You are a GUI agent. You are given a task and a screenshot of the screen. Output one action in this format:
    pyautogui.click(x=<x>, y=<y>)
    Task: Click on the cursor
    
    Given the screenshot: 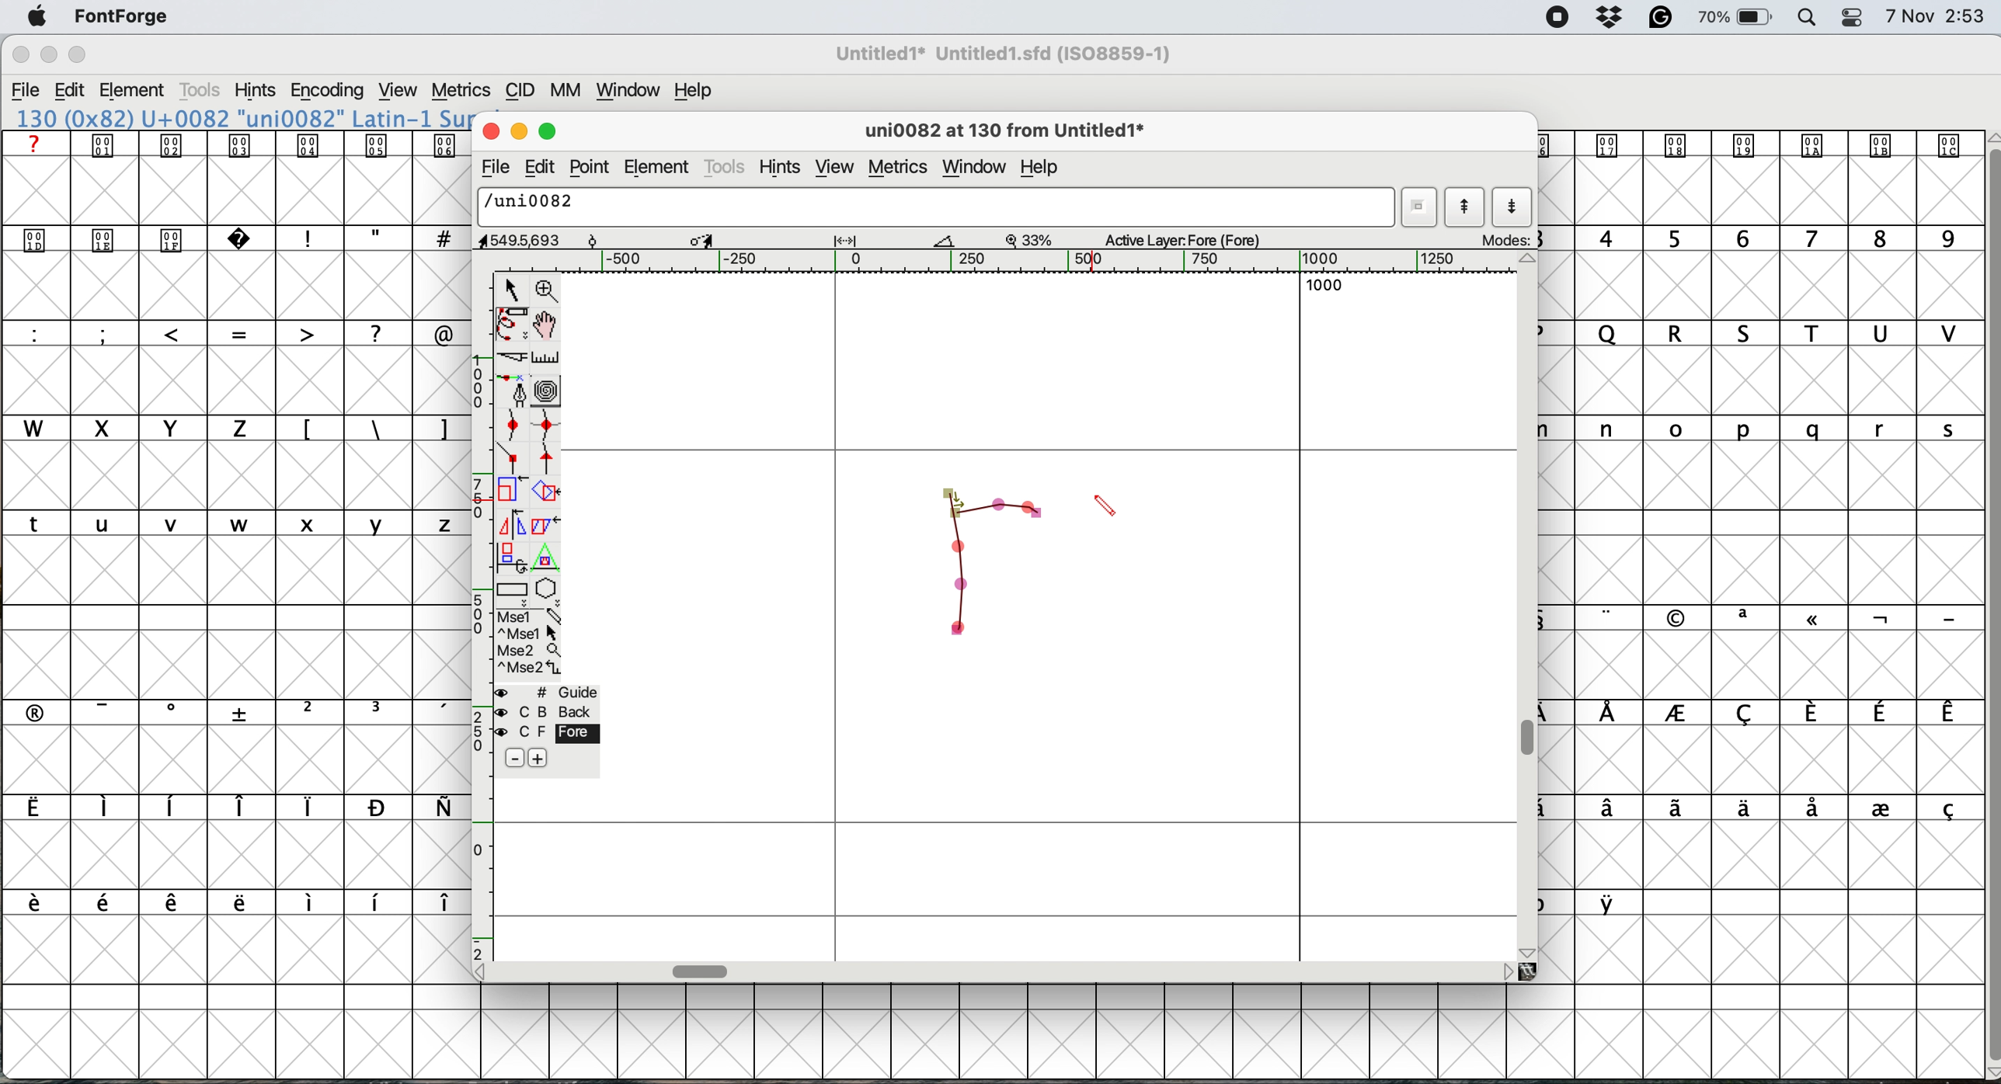 What is the action you would take?
    pyautogui.click(x=1109, y=510)
    